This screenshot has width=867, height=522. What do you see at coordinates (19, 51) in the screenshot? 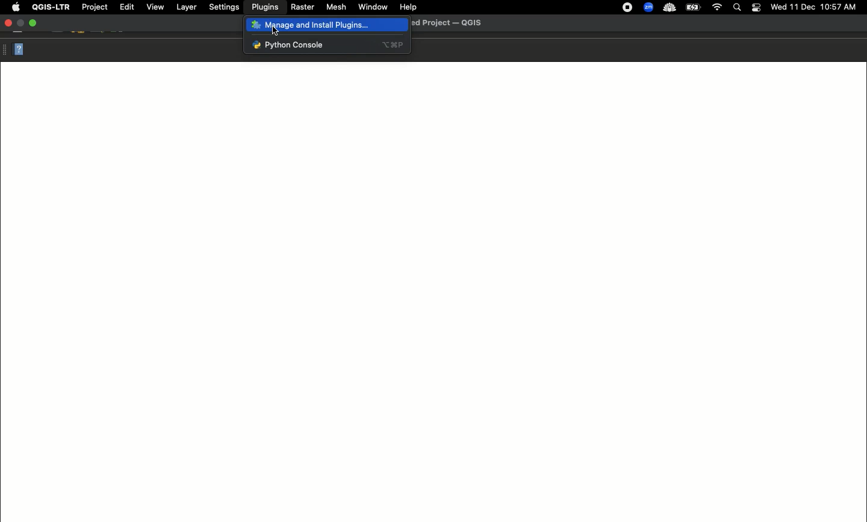
I see `Help` at bounding box center [19, 51].